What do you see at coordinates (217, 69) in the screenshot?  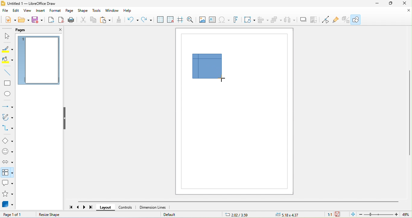 I see `flow chart dragged` at bounding box center [217, 69].